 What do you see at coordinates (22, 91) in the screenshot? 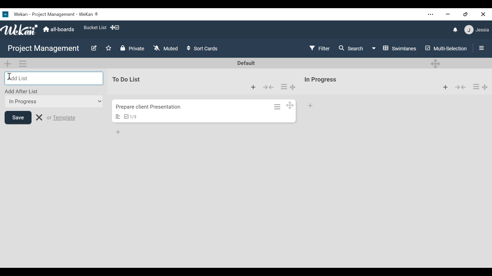
I see `Add After list` at bounding box center [22, 91].